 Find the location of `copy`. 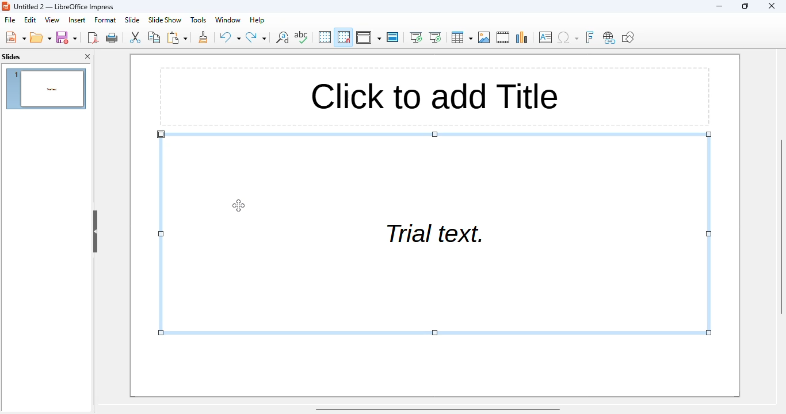

copy is located at coordinates (155, 37).